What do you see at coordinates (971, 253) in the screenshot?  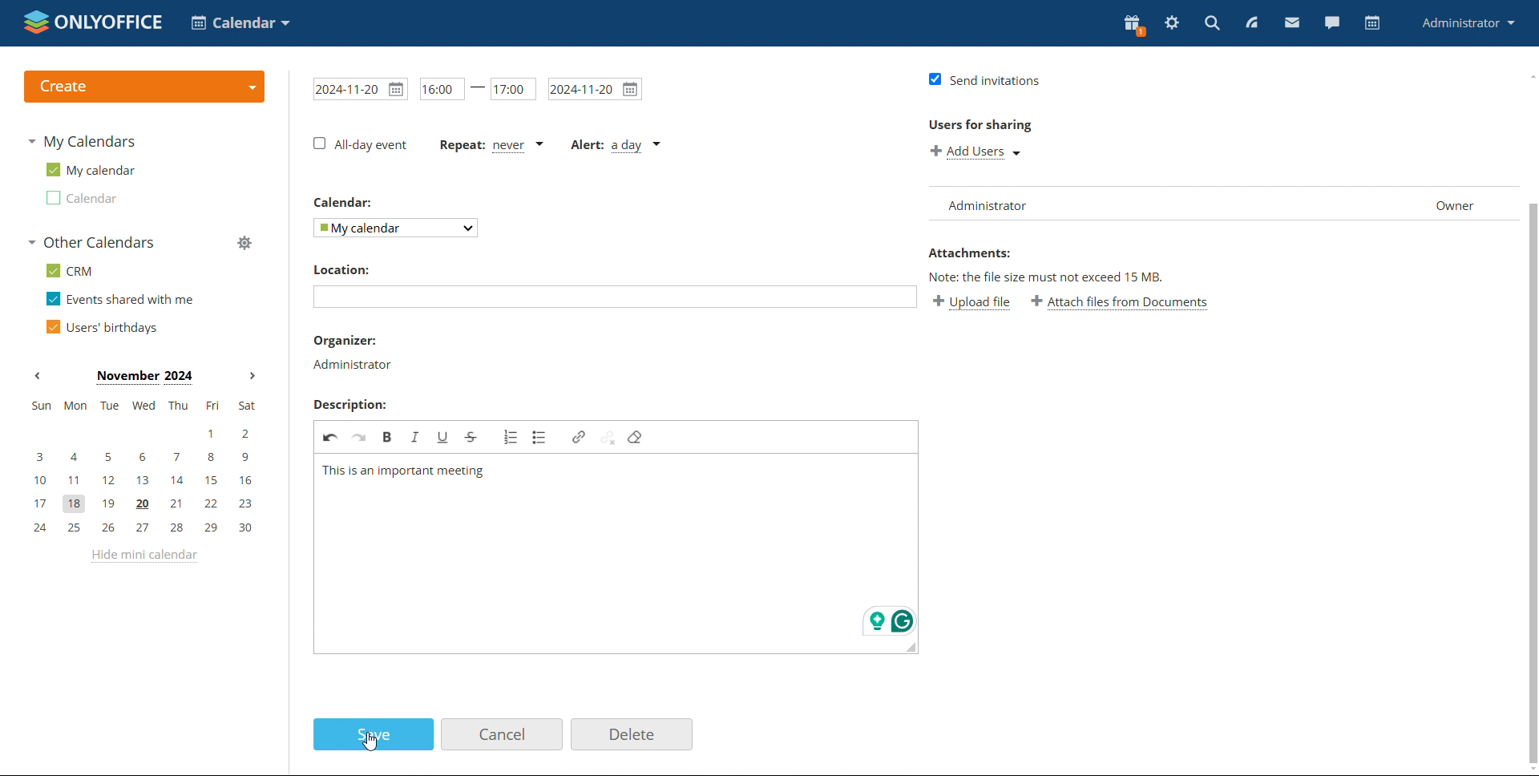 I see `attachments` at bounding box center [971, 253].